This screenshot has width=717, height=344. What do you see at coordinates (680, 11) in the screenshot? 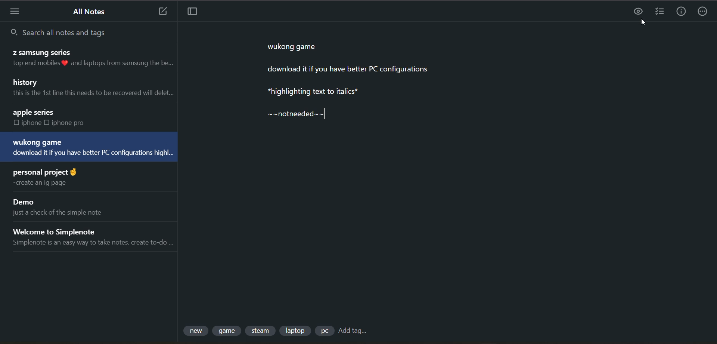
I see `info` at bounding box center [680, 11].